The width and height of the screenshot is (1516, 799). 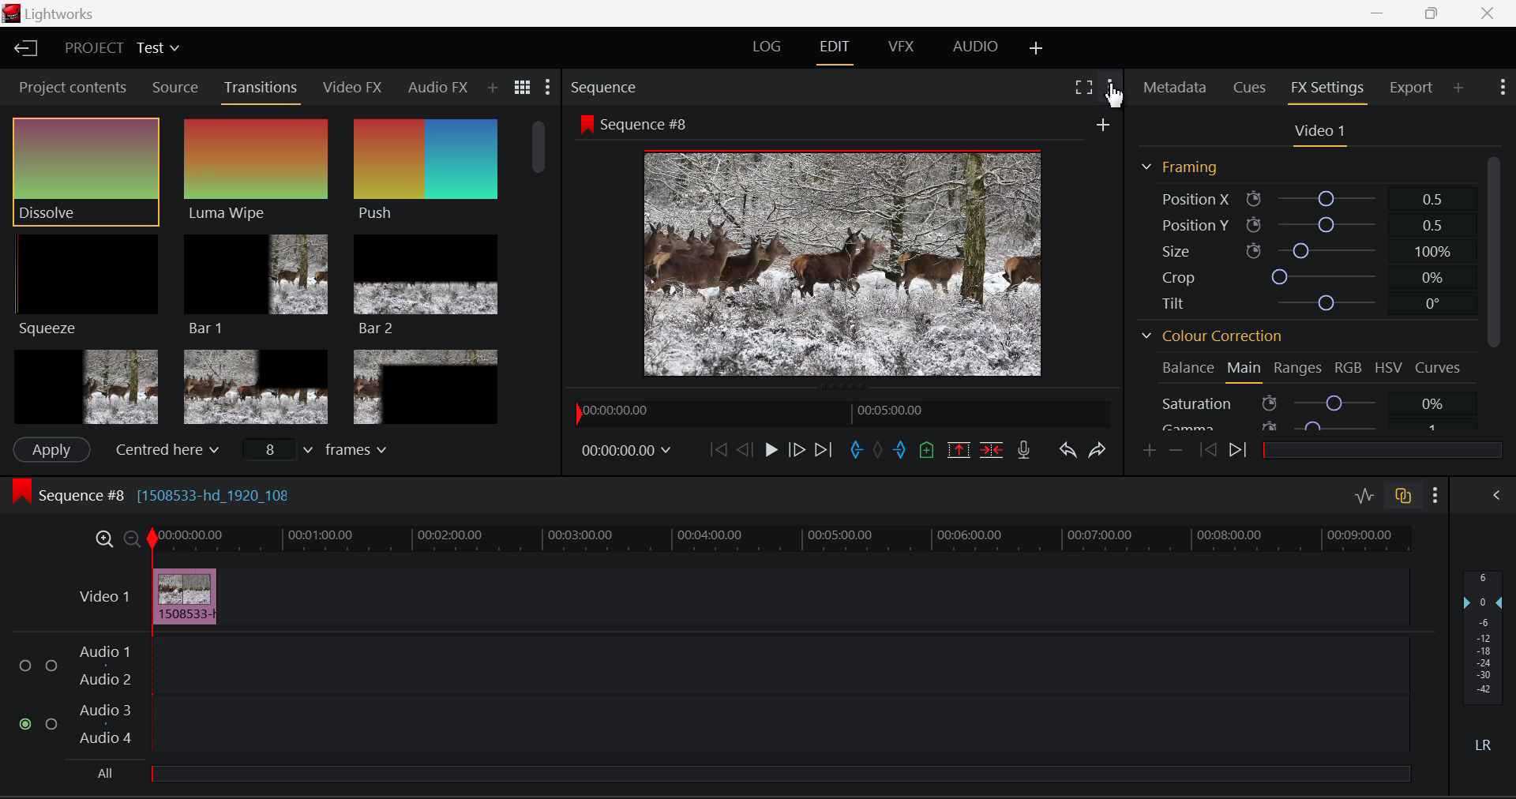 I want to click on Show Audio Mix, so click(x=1495, y=495).